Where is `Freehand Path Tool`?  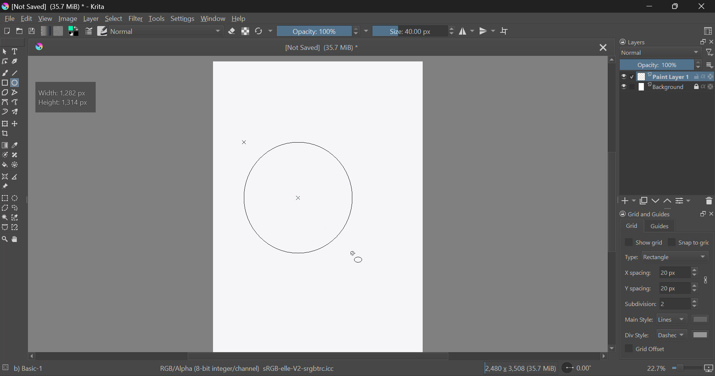 Freehand Path Tool is located at coordinates (16, 102).